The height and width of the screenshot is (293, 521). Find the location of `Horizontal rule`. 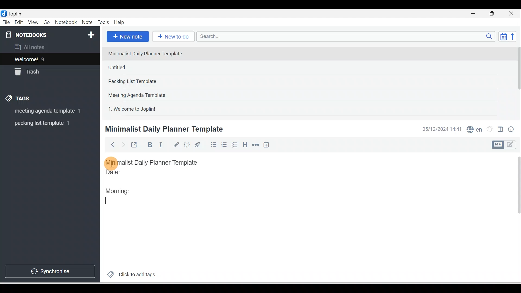

Horizontal rule is located at coordinates (256, 145).